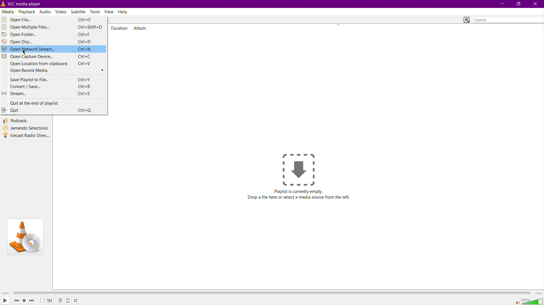 The width and height of the screenshot is (544, 305). I want to click on ctrl+Q, so click(85, 110).